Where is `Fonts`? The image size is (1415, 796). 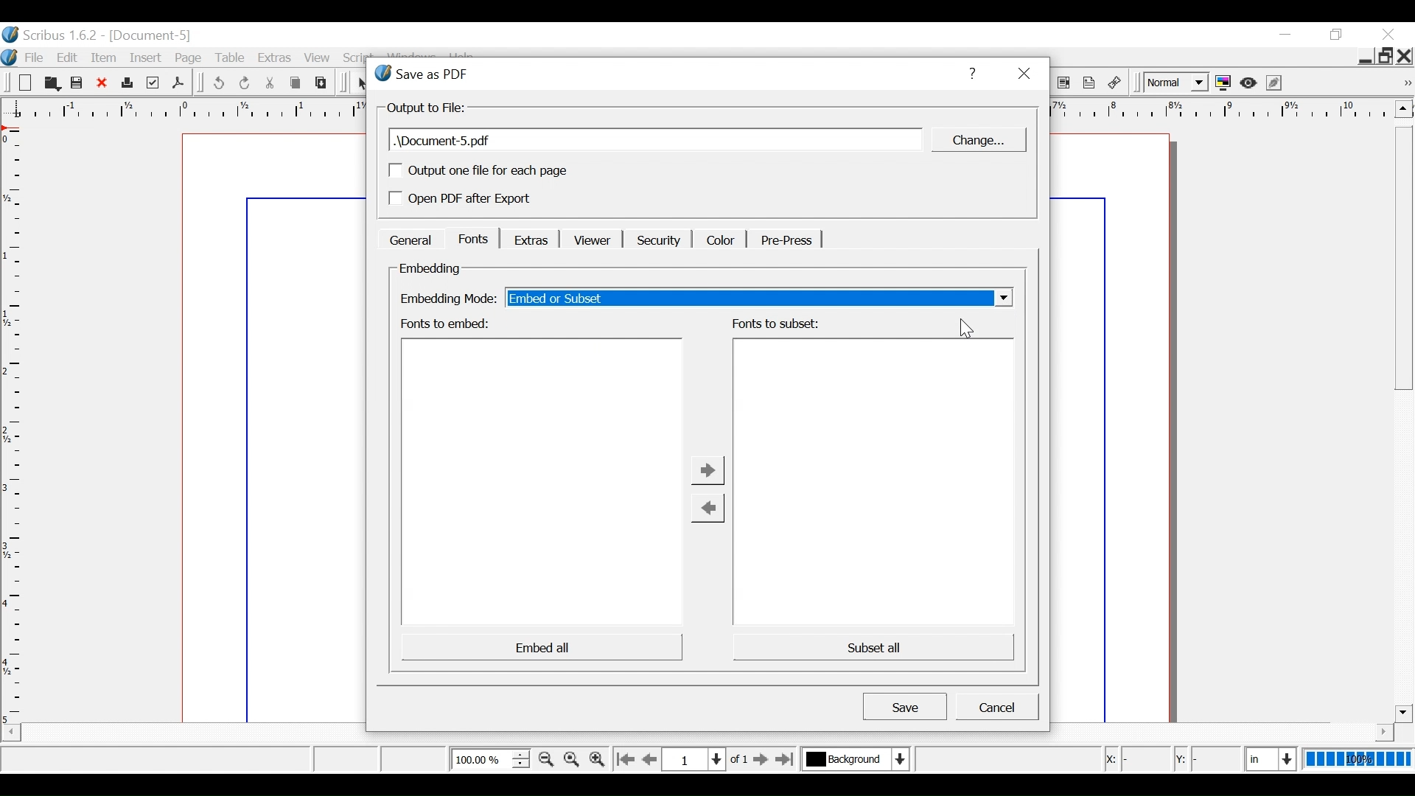
Fonts is located at coordinates (472, 238).